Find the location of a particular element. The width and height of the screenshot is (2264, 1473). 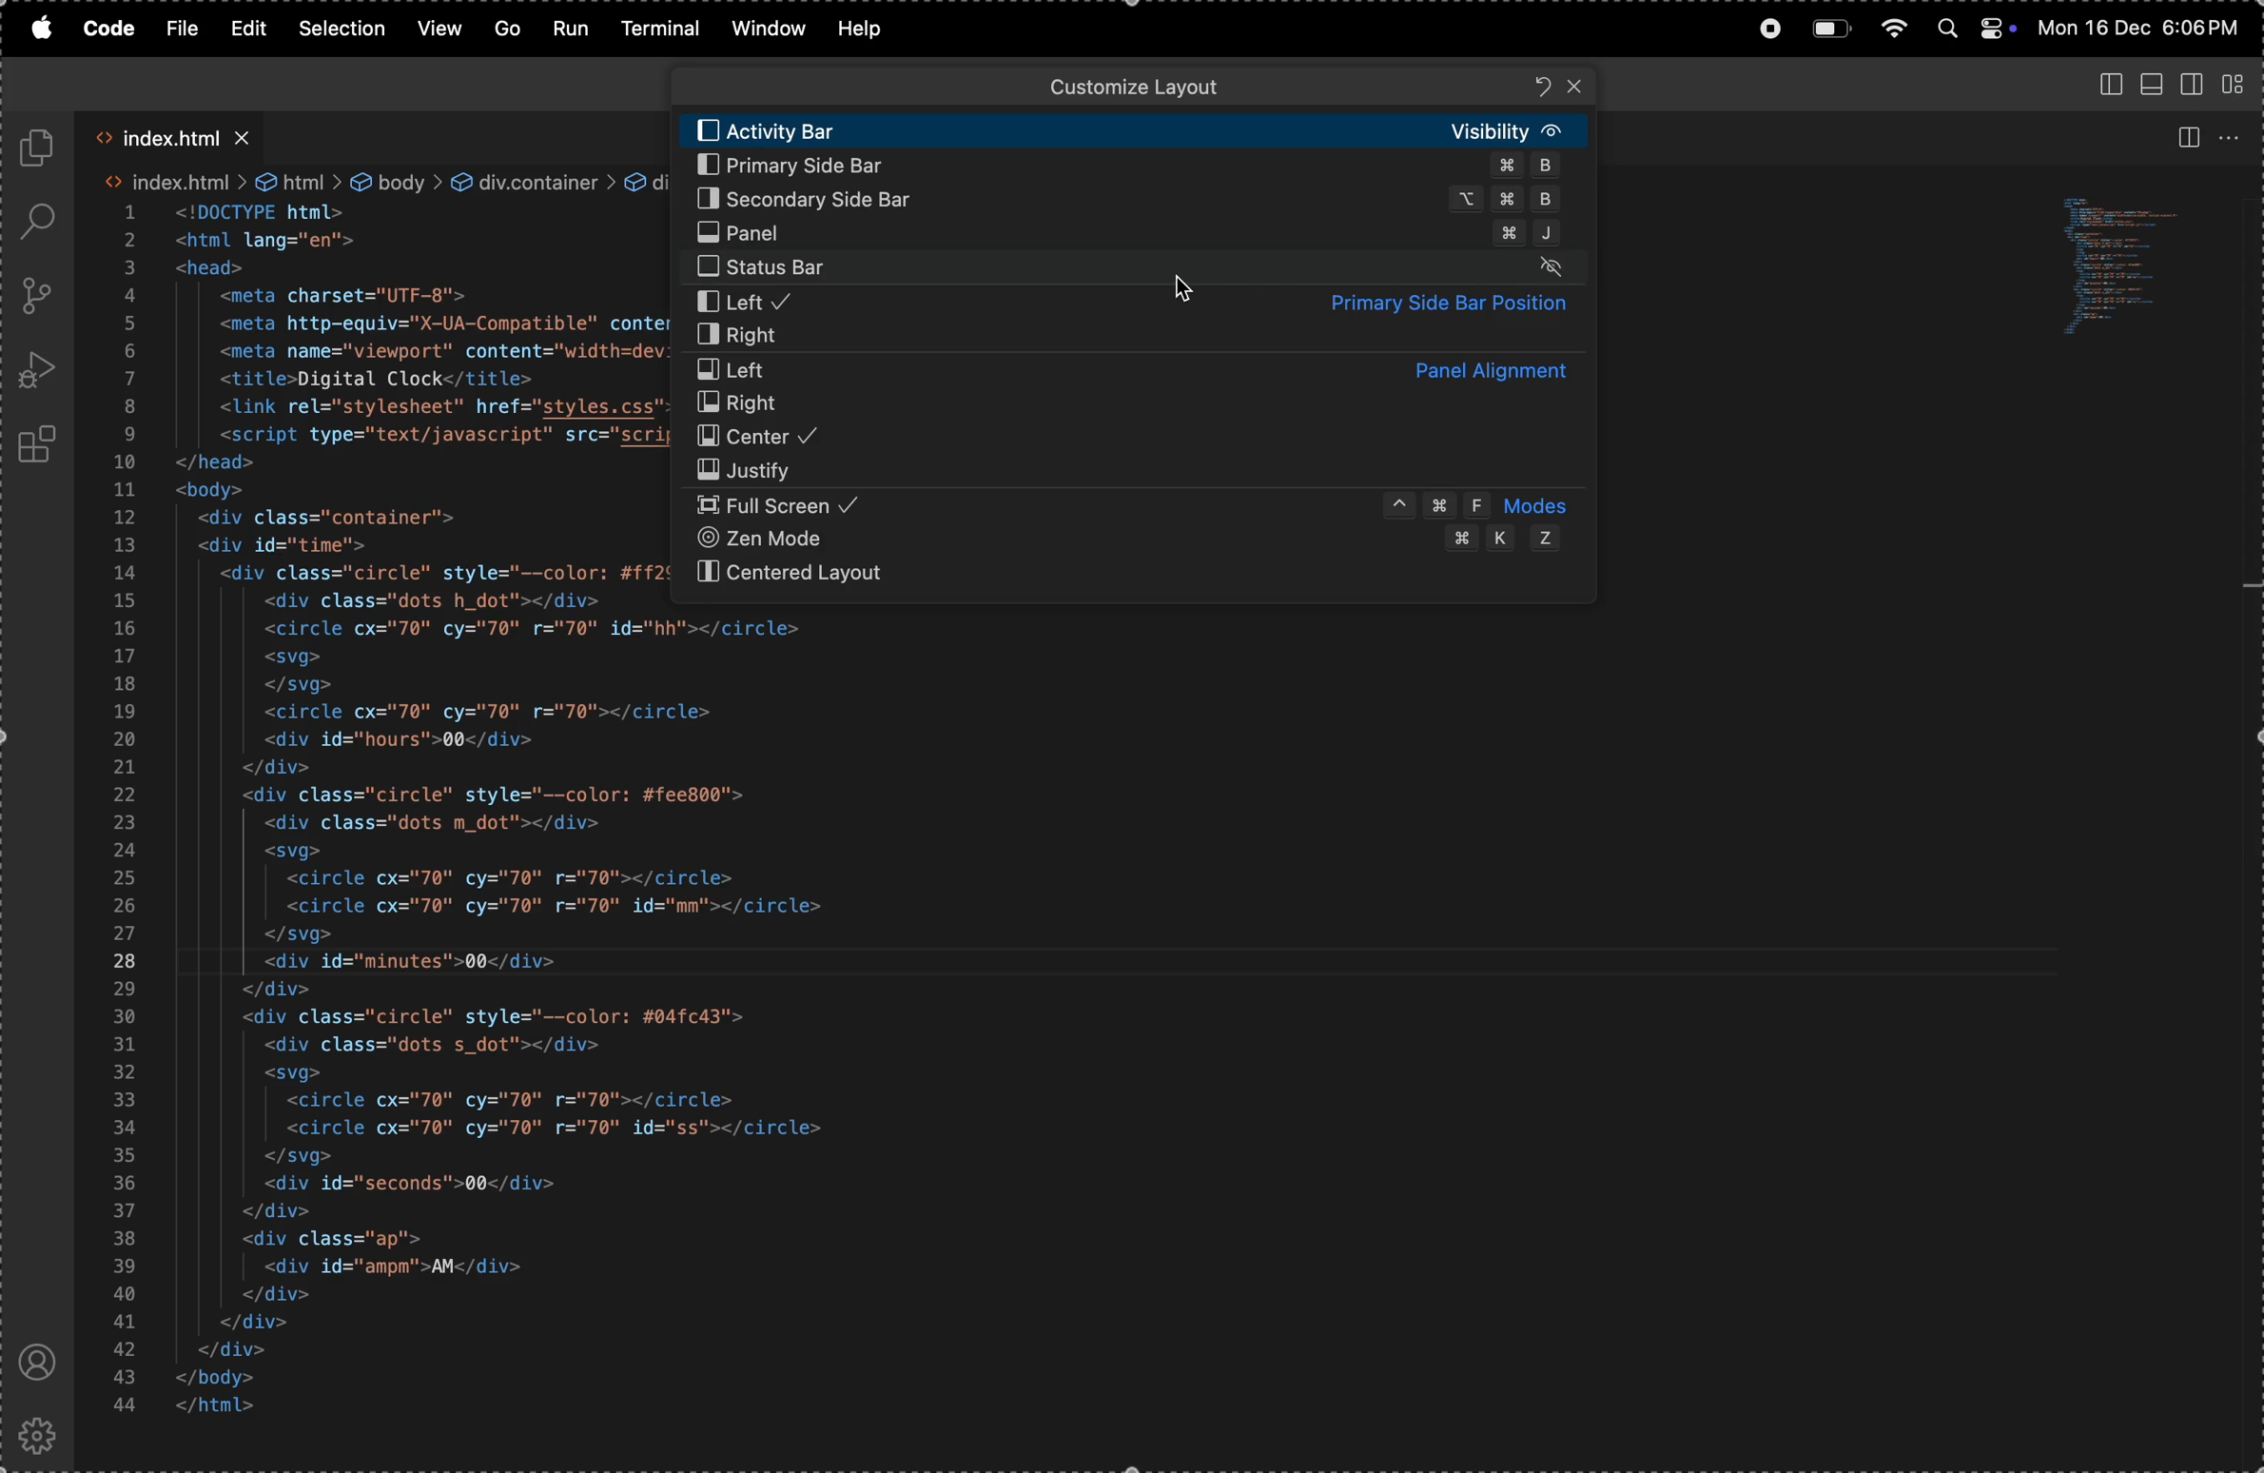

code is located at coordinates (108, 30).